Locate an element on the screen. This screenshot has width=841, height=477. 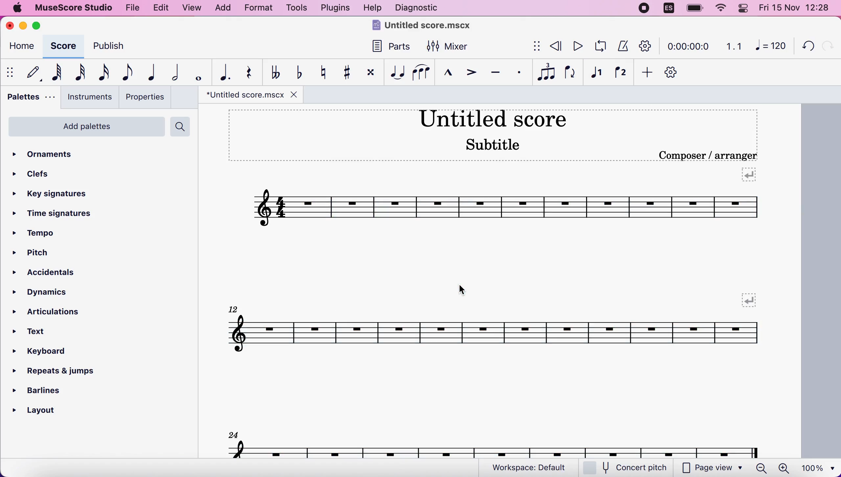
clefs is located at coordinates (33, 174).